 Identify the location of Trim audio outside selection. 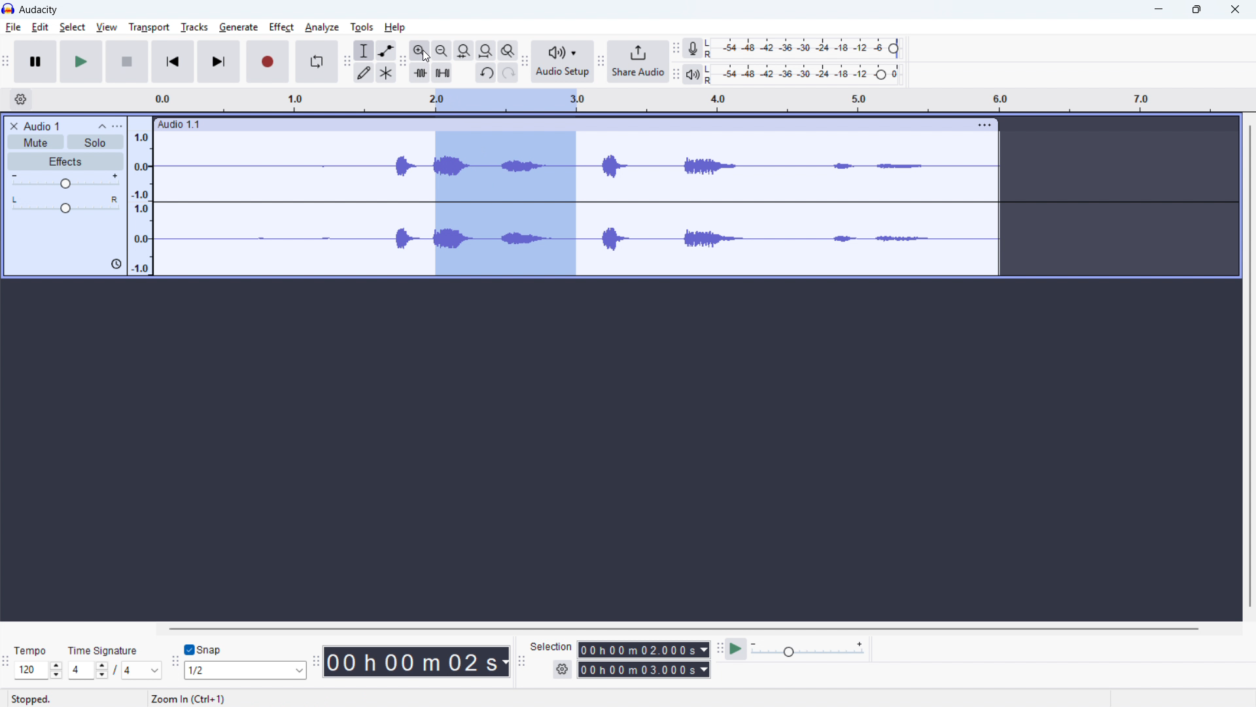
(420, 73).